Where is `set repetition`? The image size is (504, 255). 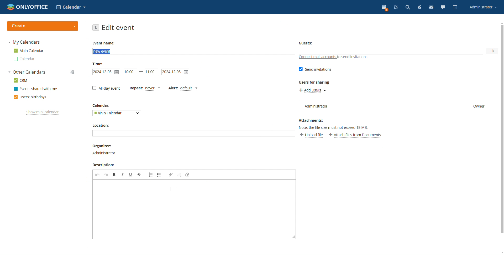
set repetition is located at coordinates (145, 89).